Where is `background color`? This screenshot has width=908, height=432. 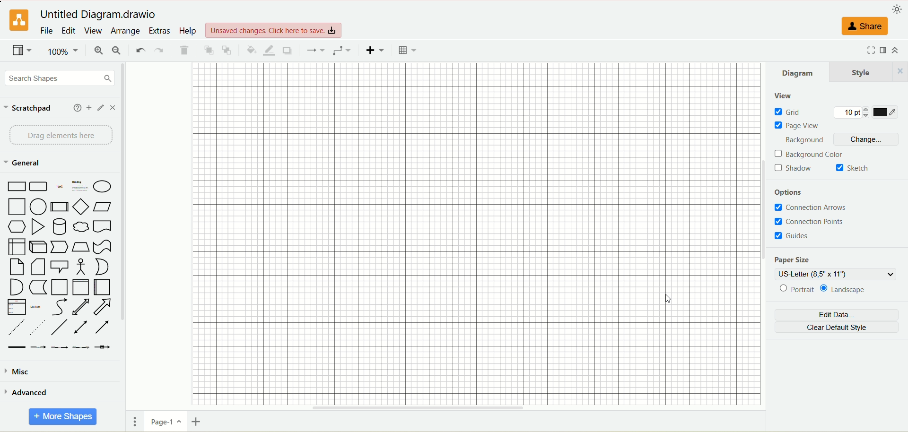 background color is located at coordinates (810, 154).